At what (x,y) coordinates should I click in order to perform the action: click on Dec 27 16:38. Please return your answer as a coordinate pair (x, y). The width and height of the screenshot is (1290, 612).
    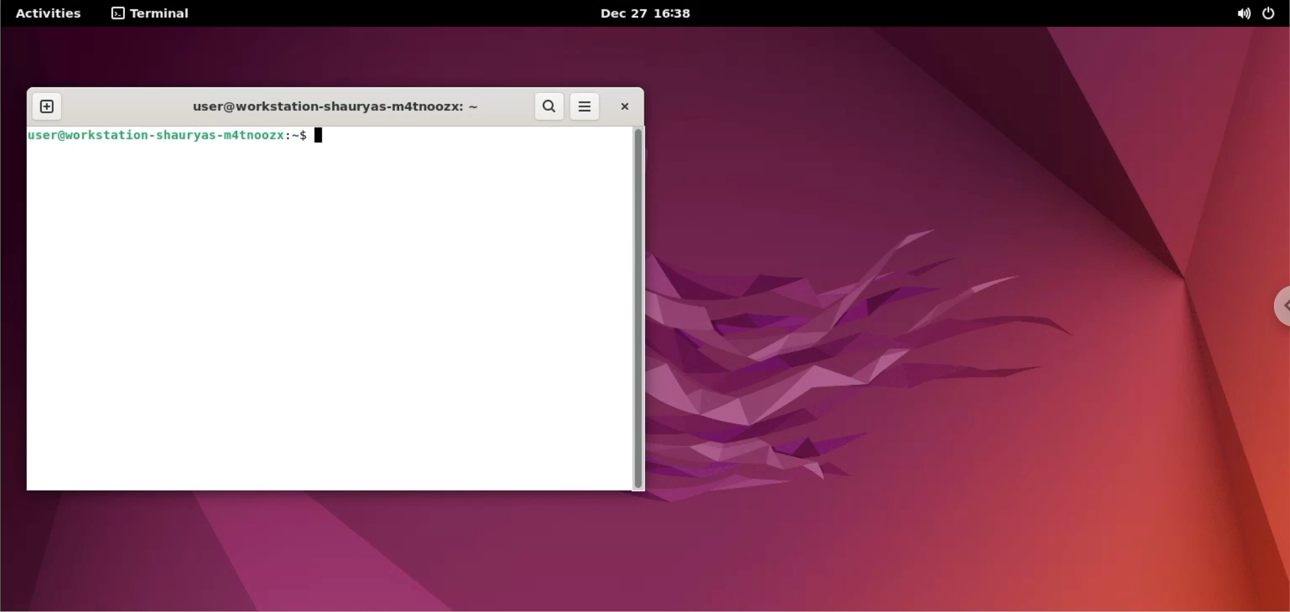
    Looking at the image, I should click on (663, 14).